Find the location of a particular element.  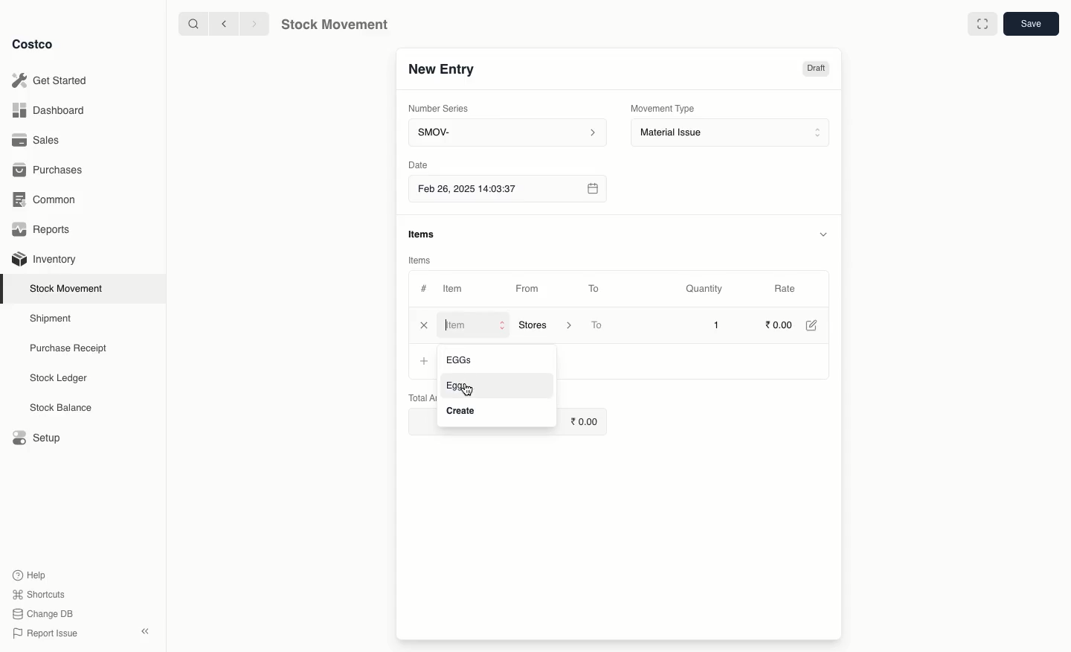

0.00 is located at coordinates (588, 421).